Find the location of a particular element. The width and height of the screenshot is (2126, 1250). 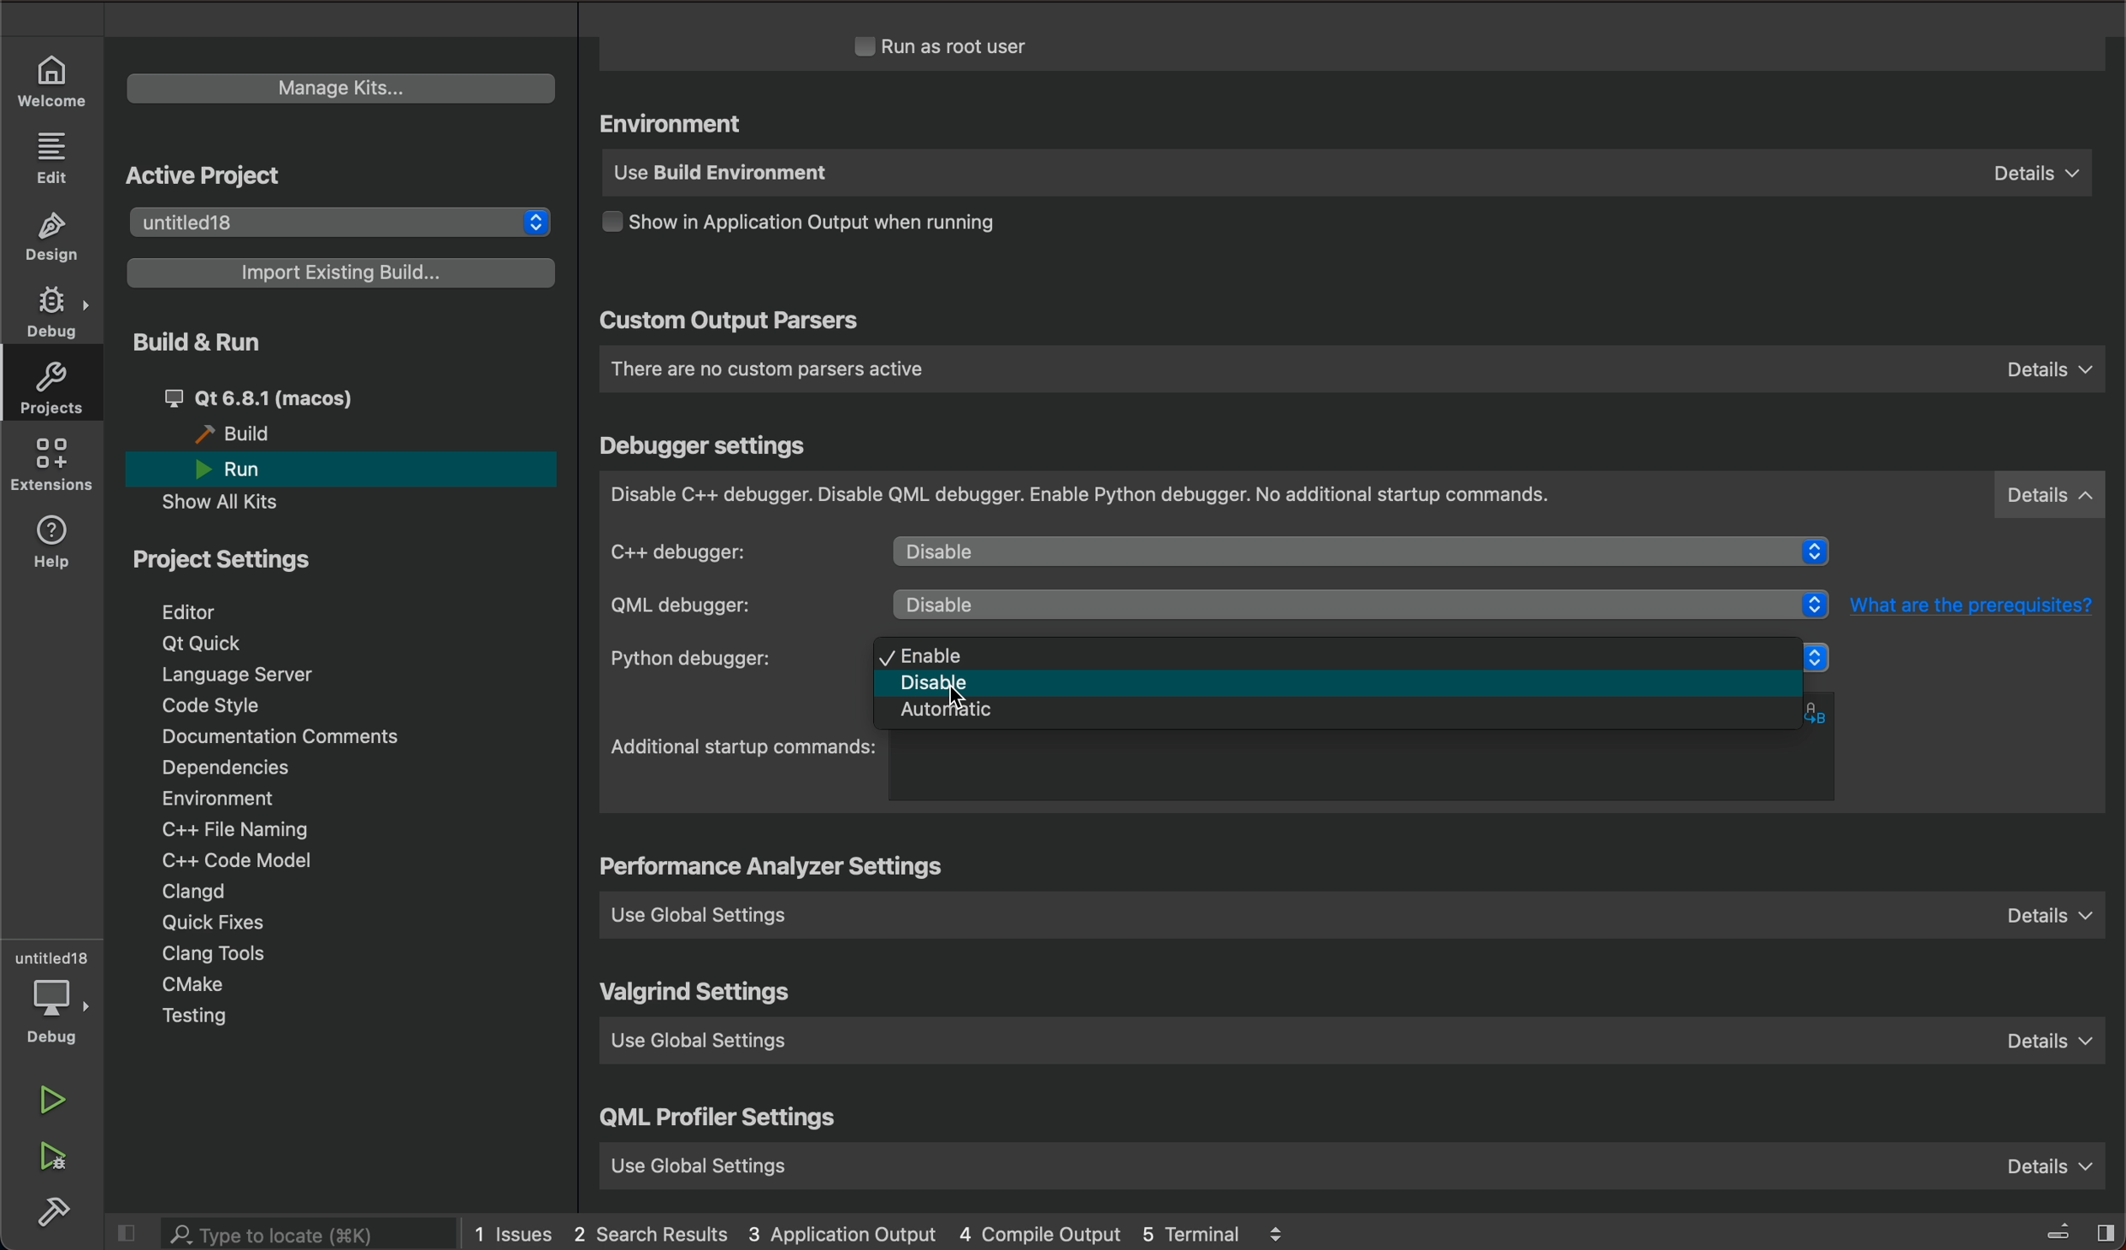

close slidebar is located at coordinates (133, 1233).